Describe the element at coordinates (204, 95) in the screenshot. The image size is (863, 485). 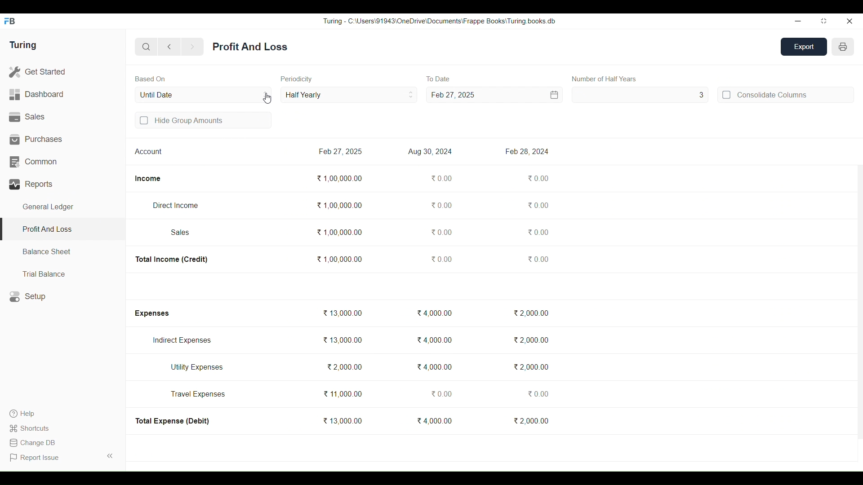
I see `Until Date` at that location.